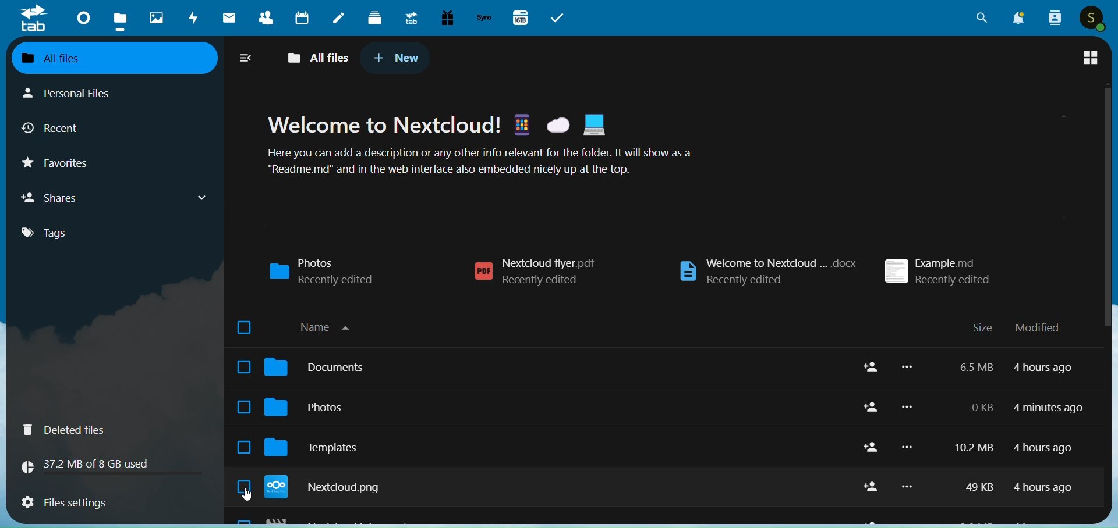 The image size is (1118, 528). I want to click on Deleted files, so click(114, 430).